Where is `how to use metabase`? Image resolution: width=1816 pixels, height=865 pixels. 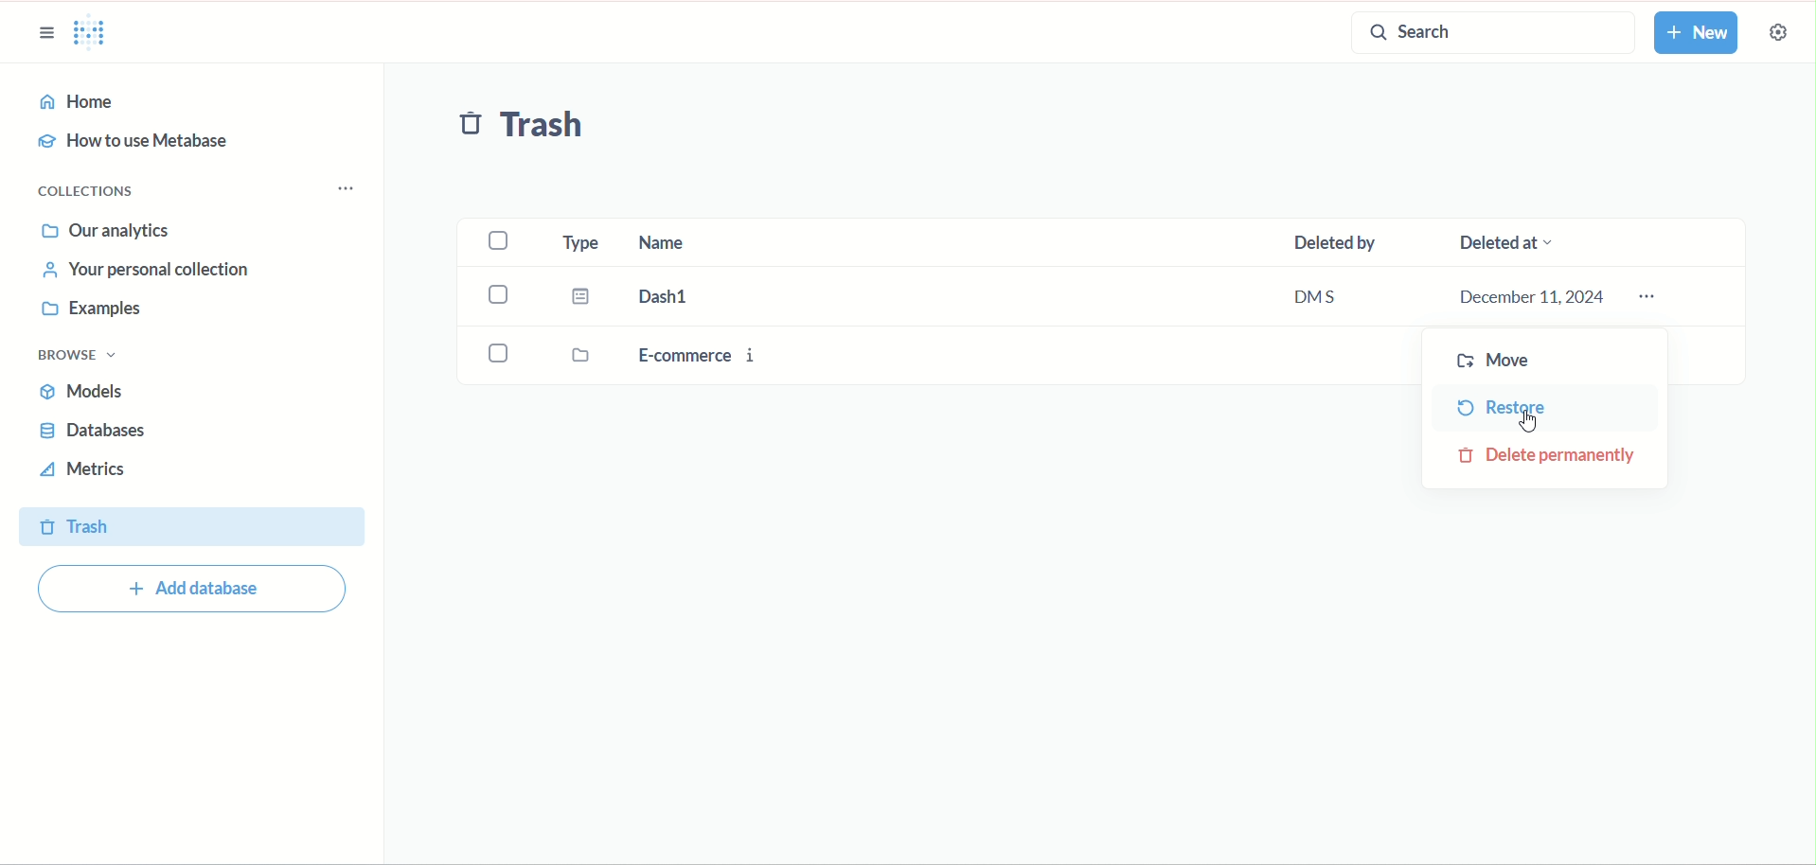
how to use metabase is located at coordinates (140, 145).